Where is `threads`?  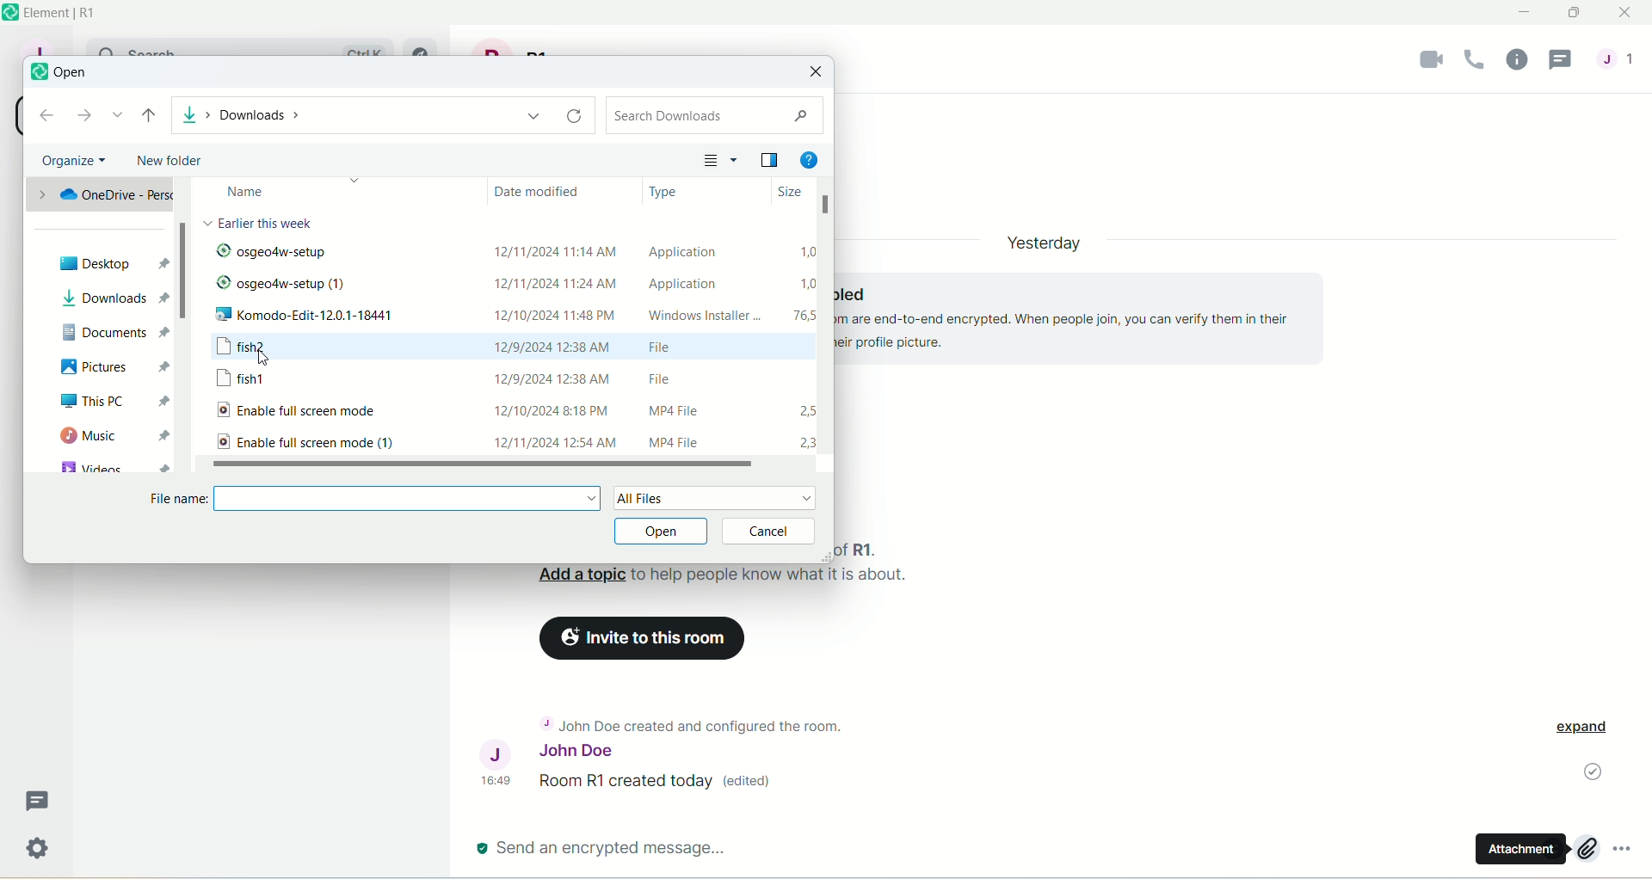
threads is located at coordinates (1565, 59).